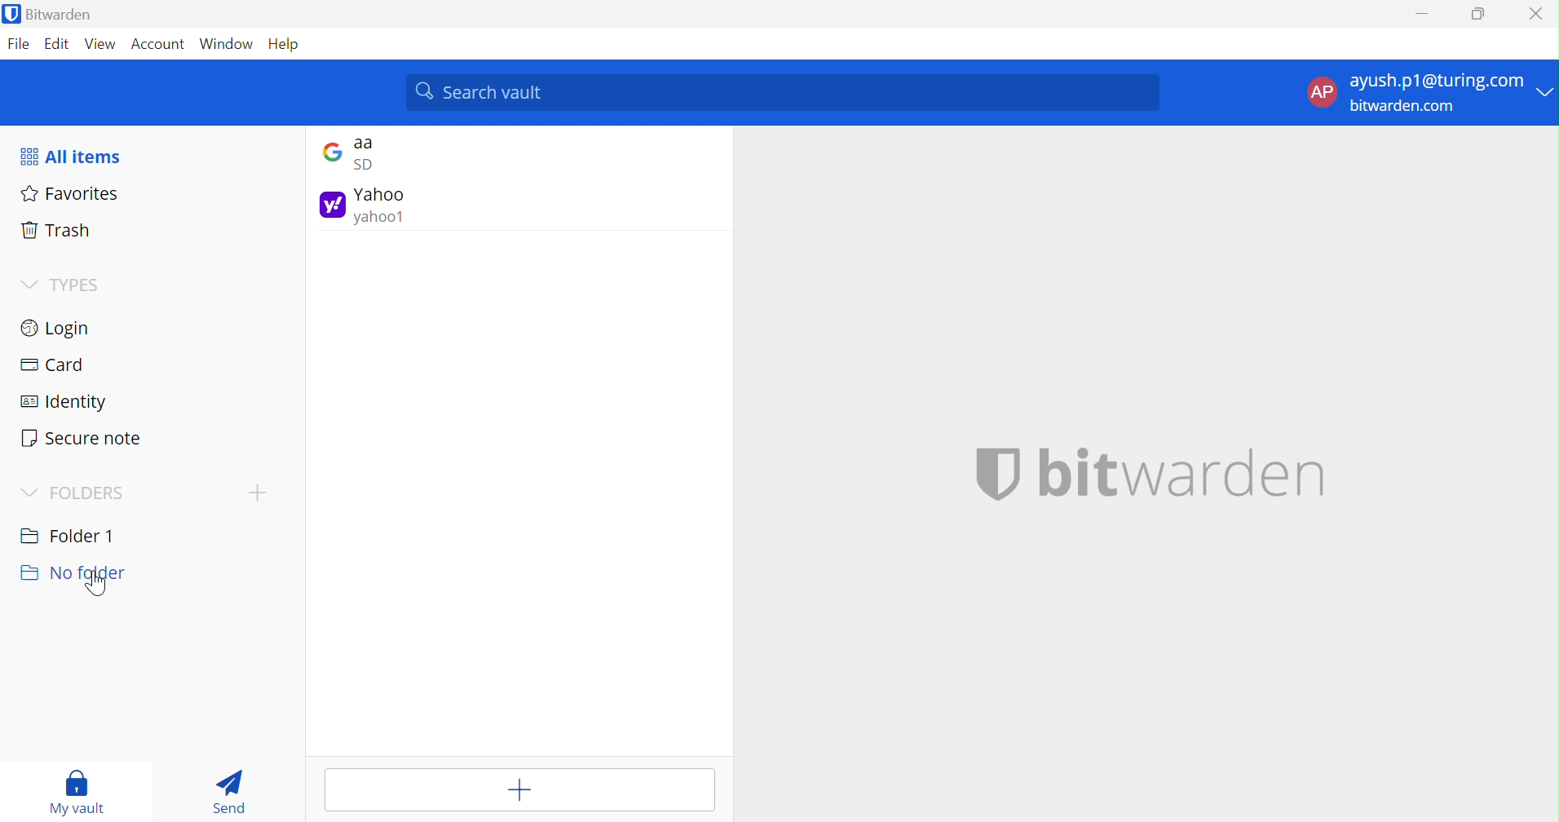 The image size is (1559, 822). Describe the element at coordinates (58, 328) in the screenshot. I see `Login` at that location.